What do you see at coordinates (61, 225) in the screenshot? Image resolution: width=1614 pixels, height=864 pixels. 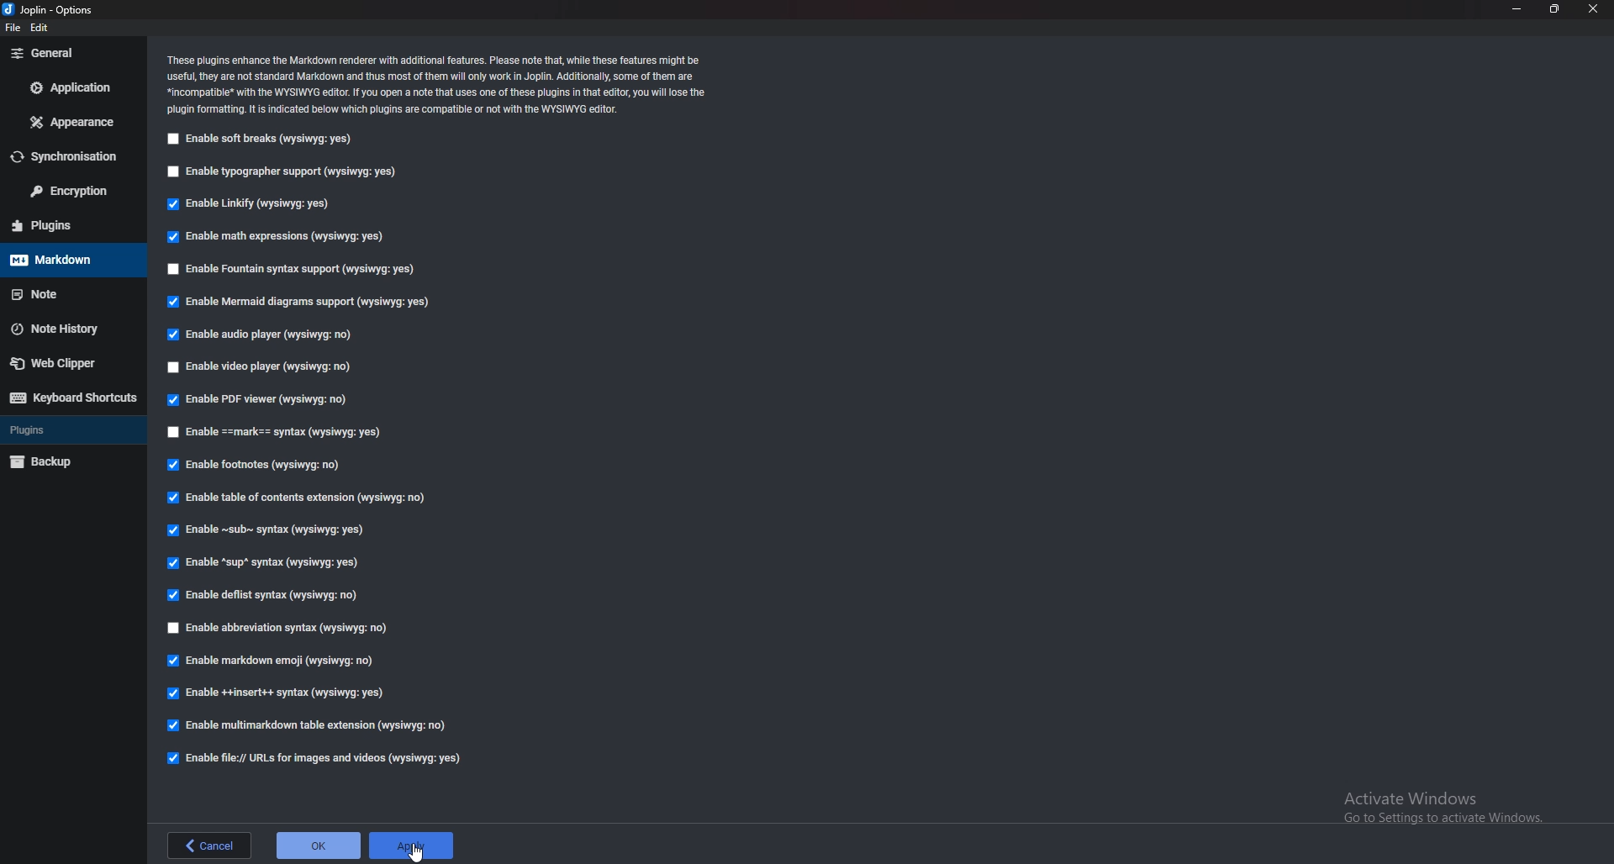 I see `plugins` at bounding box center [61, 225].